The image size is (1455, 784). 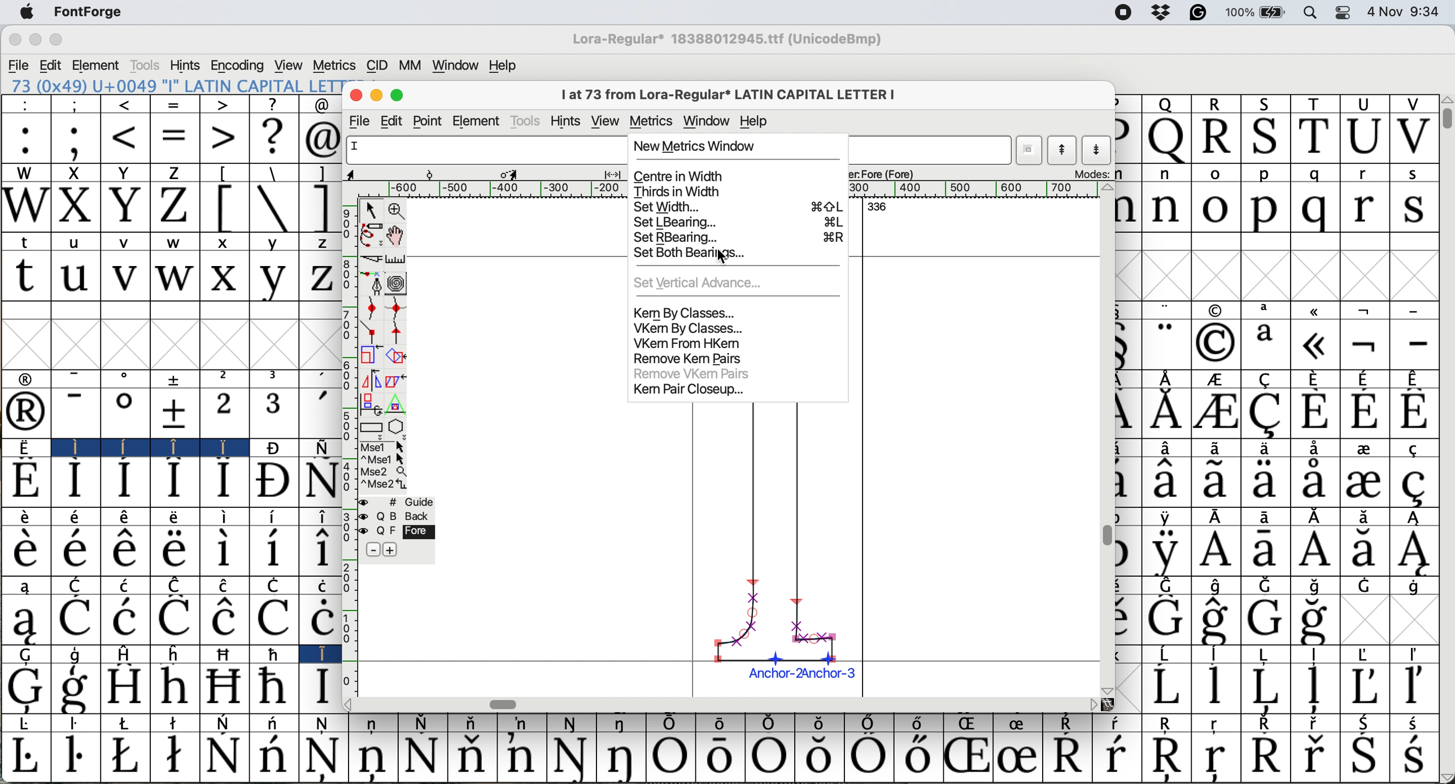 I want to click on Symbol, so click(x=228, y=654).